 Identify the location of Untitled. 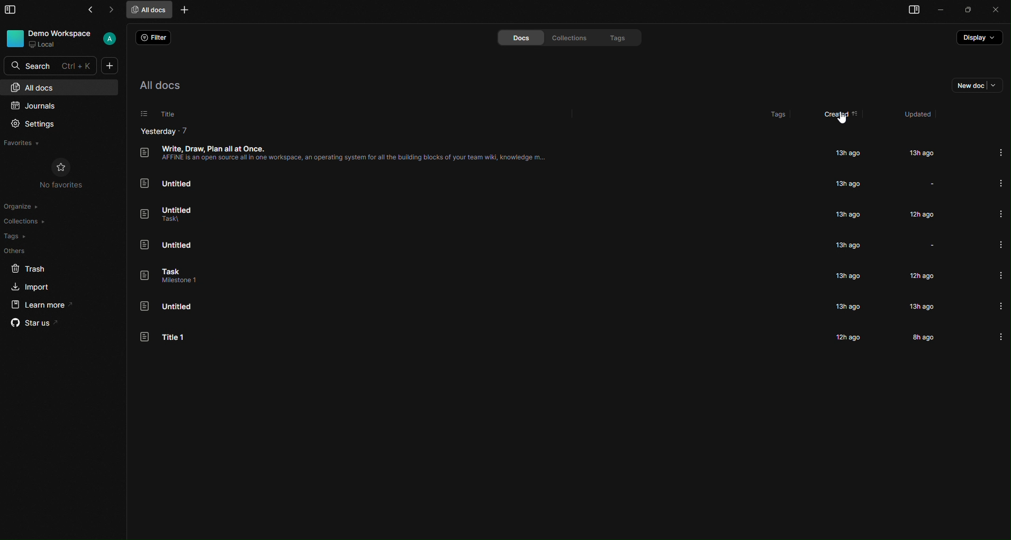
(167, 182).